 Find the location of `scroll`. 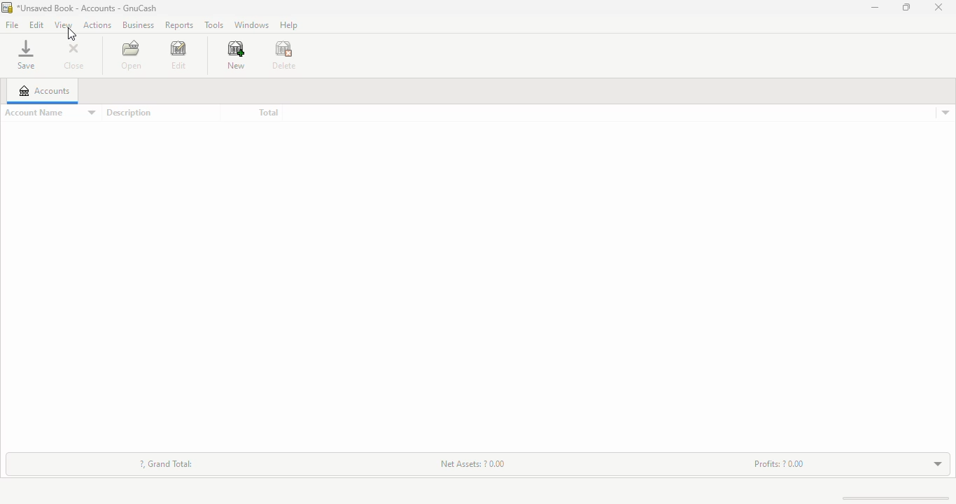

scroll is located at coordinates (888, 498).